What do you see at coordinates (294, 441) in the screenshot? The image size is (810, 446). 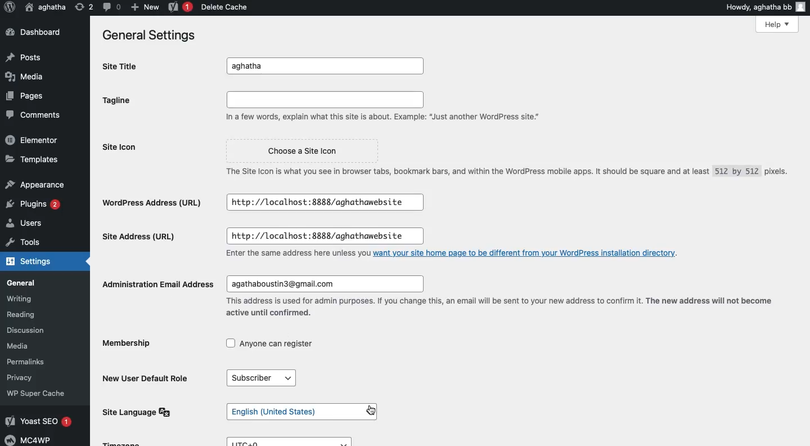 I see `UTC + 0` at bounding box center [294, 441].